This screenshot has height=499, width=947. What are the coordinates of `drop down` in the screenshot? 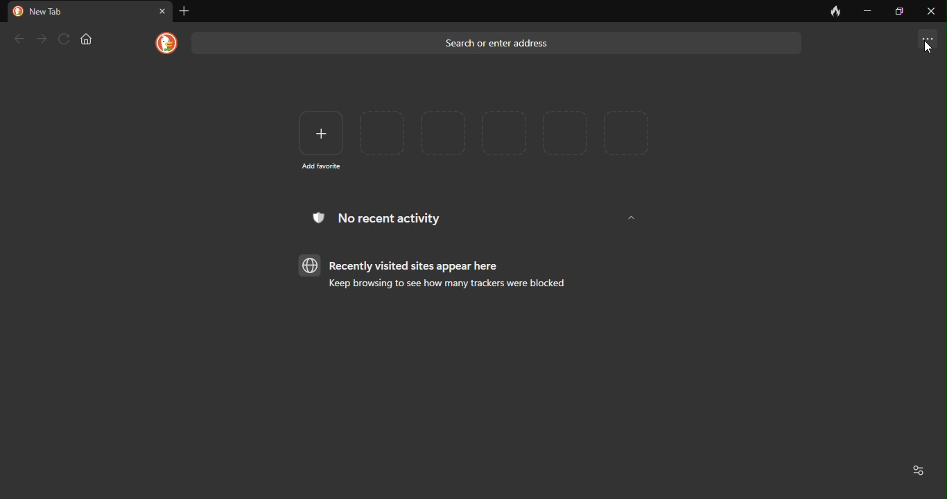 It's located at (632, 218).